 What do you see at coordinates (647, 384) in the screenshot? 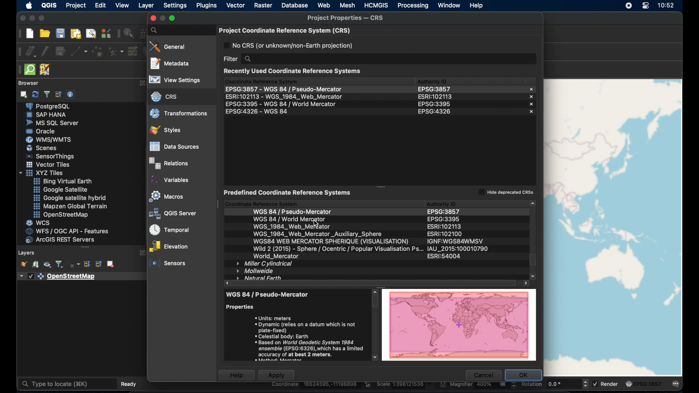
I see `EPSG: 3857` at bounding box center [647, 384].